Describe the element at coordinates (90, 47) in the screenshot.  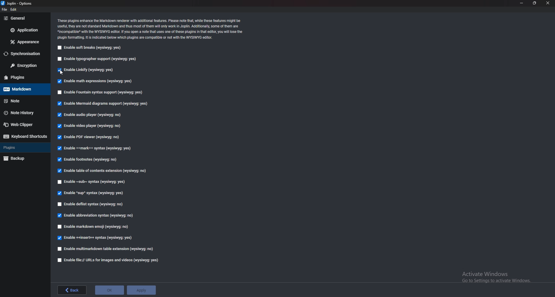
I see `enable soft brakes` at that location.